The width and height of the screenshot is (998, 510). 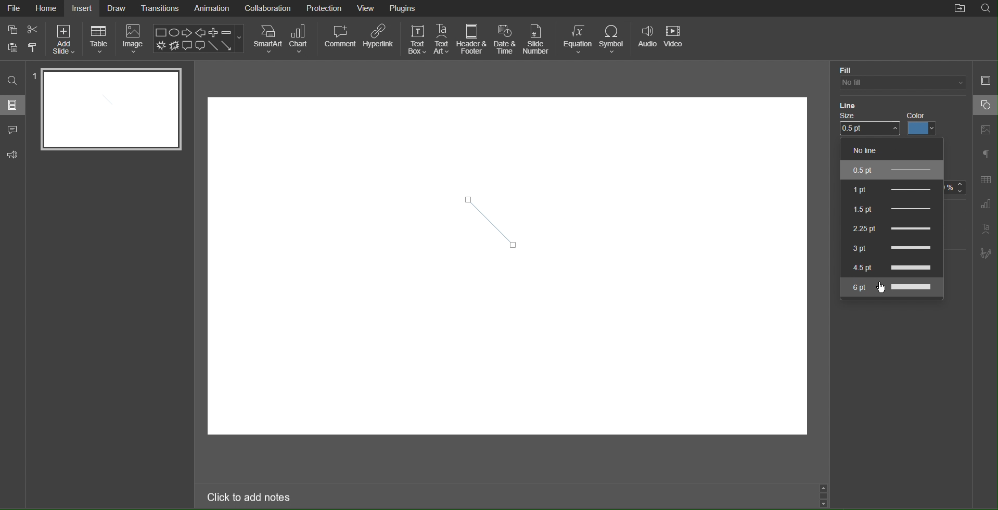 I want to click on Protection, so click(x=325, y=8).